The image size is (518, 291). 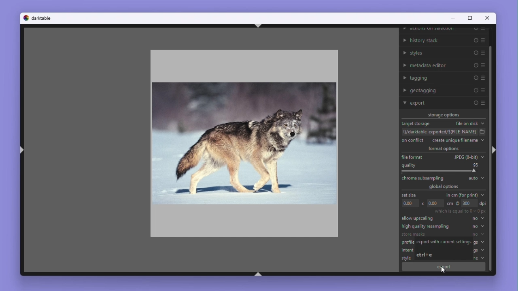 What do you see at coordinates (439, 132) in the screenshot?
I see `File path` at bounding box center [439, 132].